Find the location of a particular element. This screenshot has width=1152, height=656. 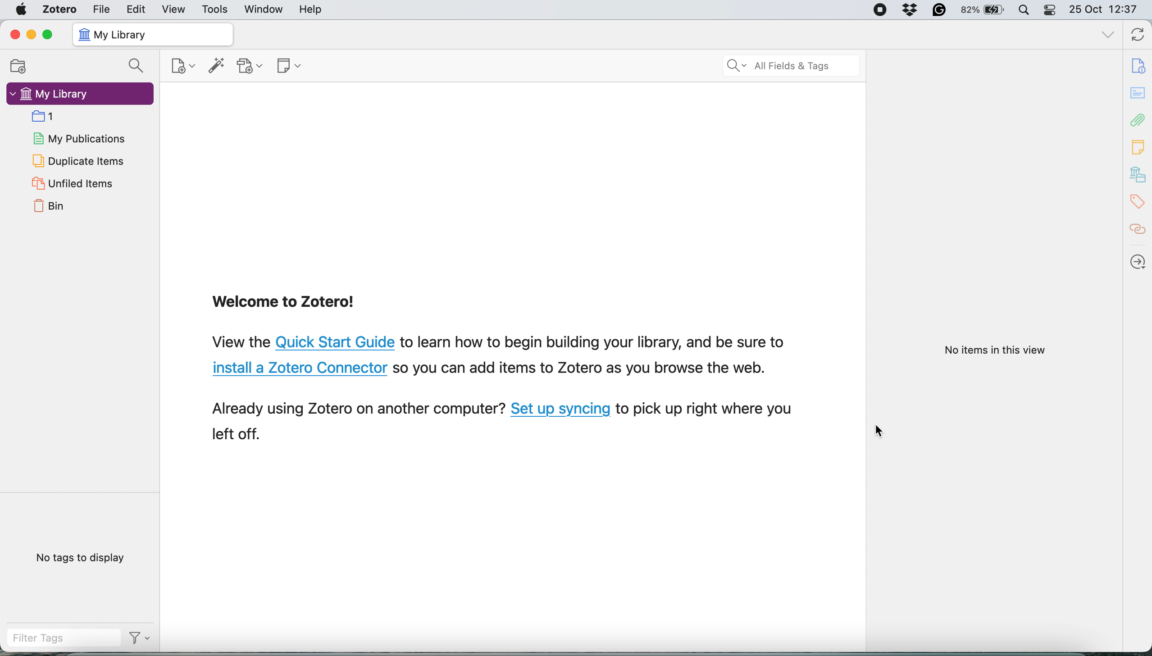

new note is located at coordinates (291, 66).